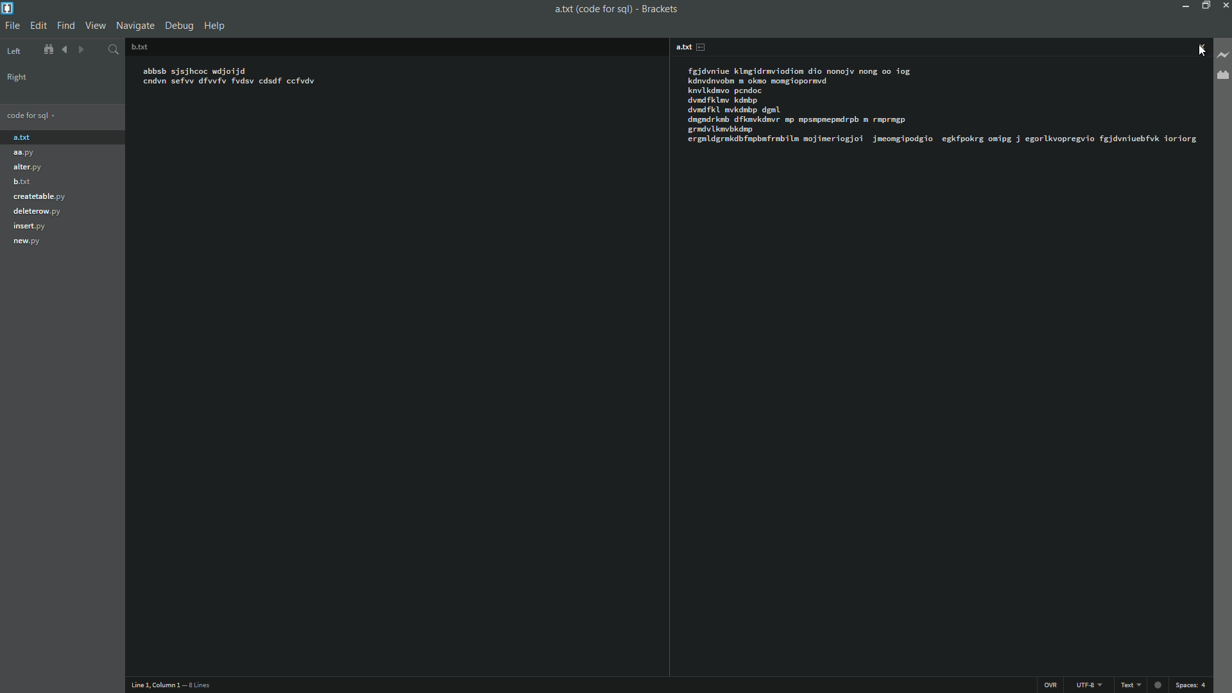  I want to click on minimize, so click(1185, 5).